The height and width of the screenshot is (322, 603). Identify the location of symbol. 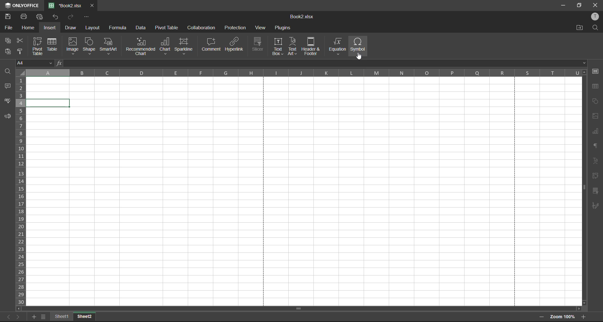
(359, 46).